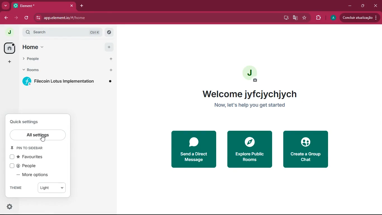  What do you see at coordinates (9, 31) in the screenshot?
I see `profile picture` at bounding box center [9, 31].